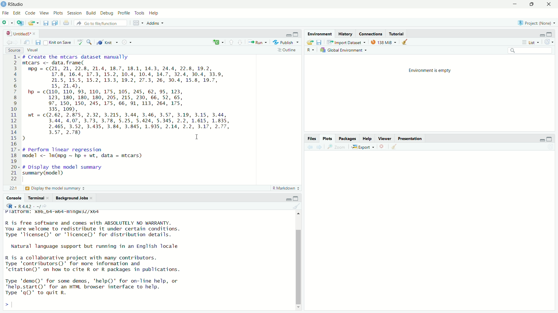 The width and height of the screenshot is (558, 313). I want to click on minimize, so click(287, 36).